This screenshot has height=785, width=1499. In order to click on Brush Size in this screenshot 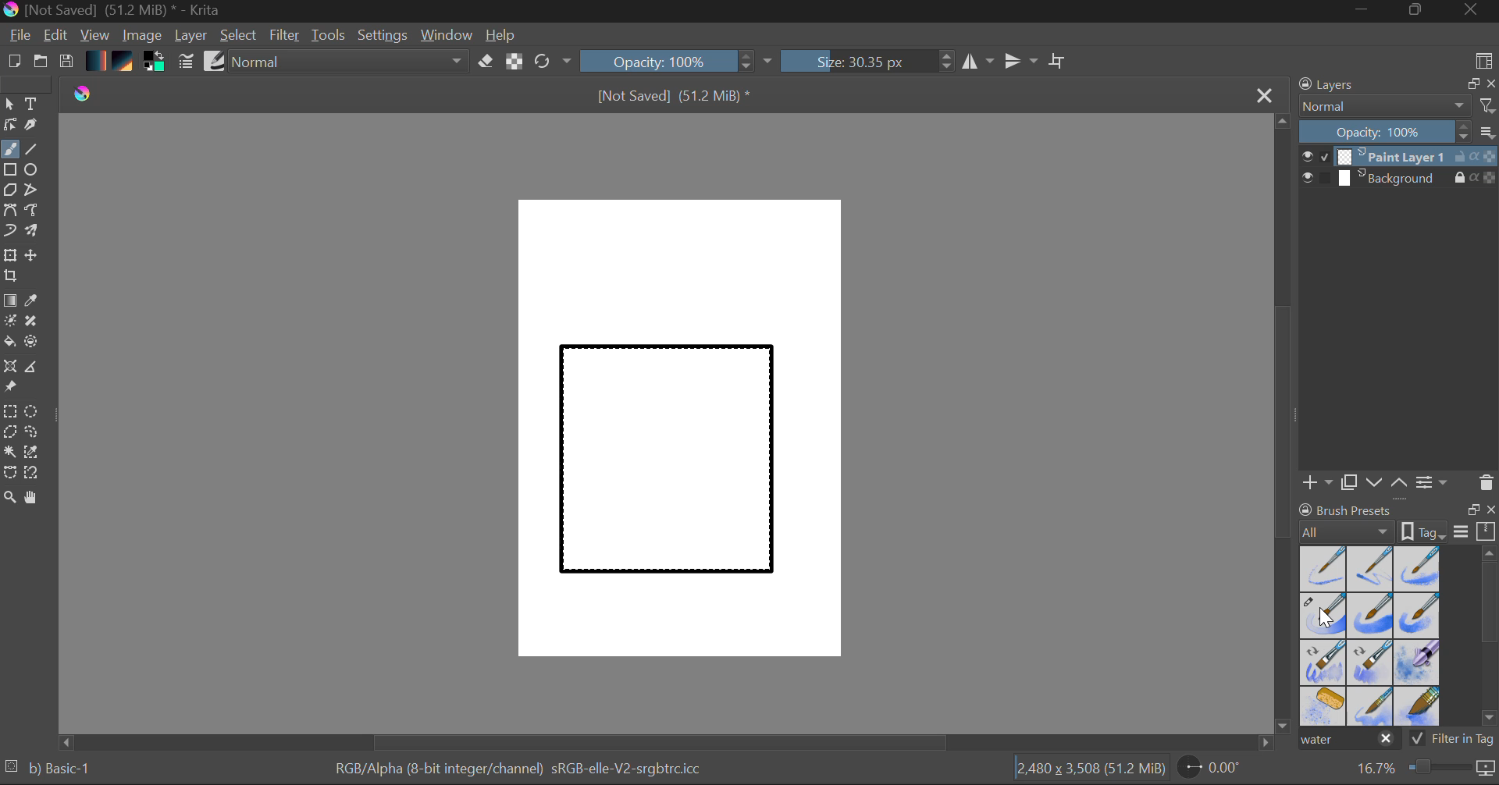, I will do `click(868, 61)`.